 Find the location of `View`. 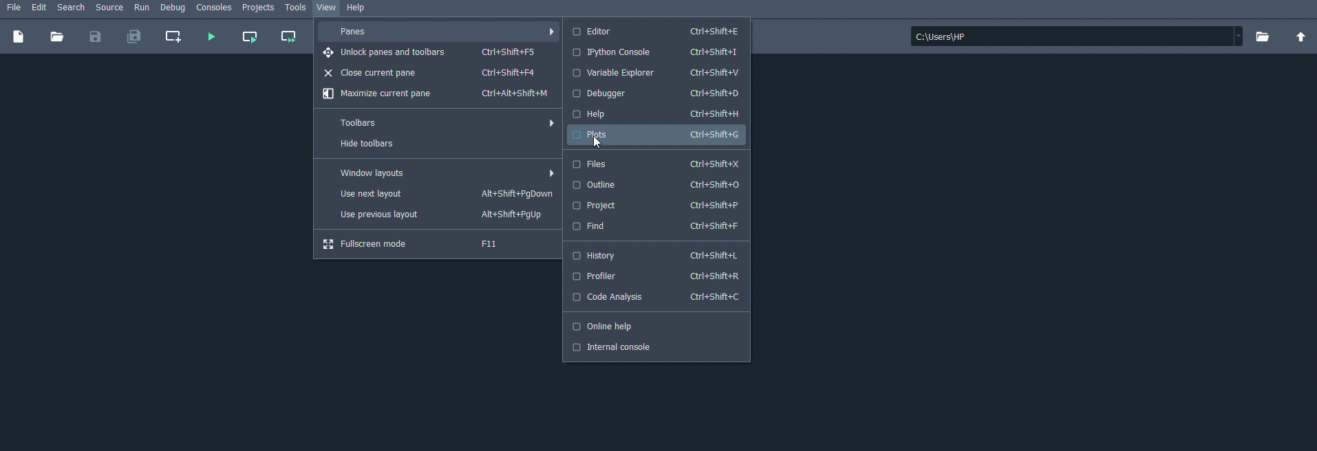

View is located at coordinates (328, 8).